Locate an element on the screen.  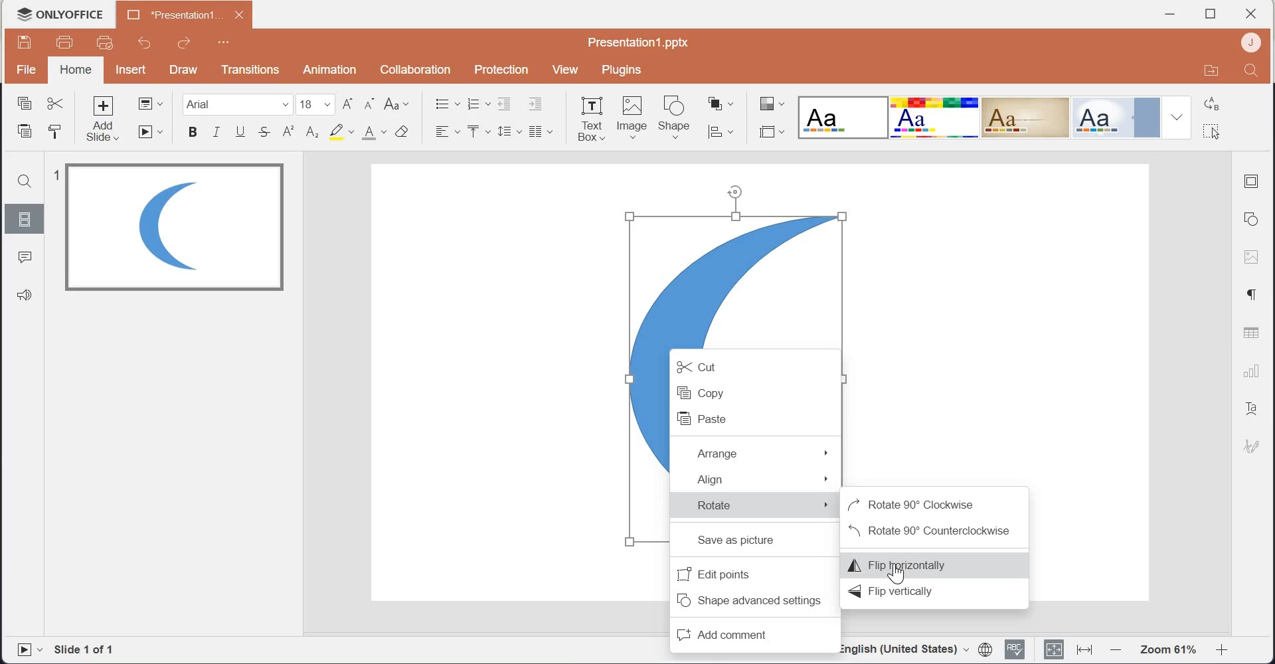
close is located at coordinates (239, 14).